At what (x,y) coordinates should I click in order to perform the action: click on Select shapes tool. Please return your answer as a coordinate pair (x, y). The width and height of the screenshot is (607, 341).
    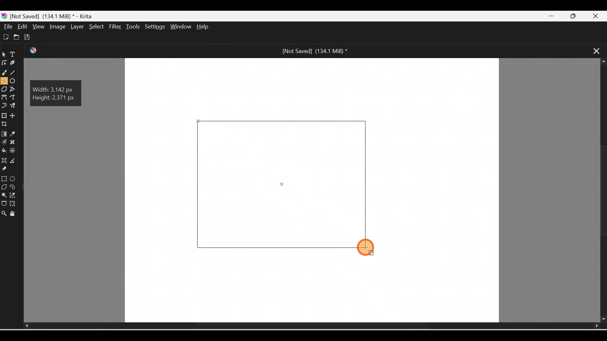
    Looking at the image, I should click on (4, 55).